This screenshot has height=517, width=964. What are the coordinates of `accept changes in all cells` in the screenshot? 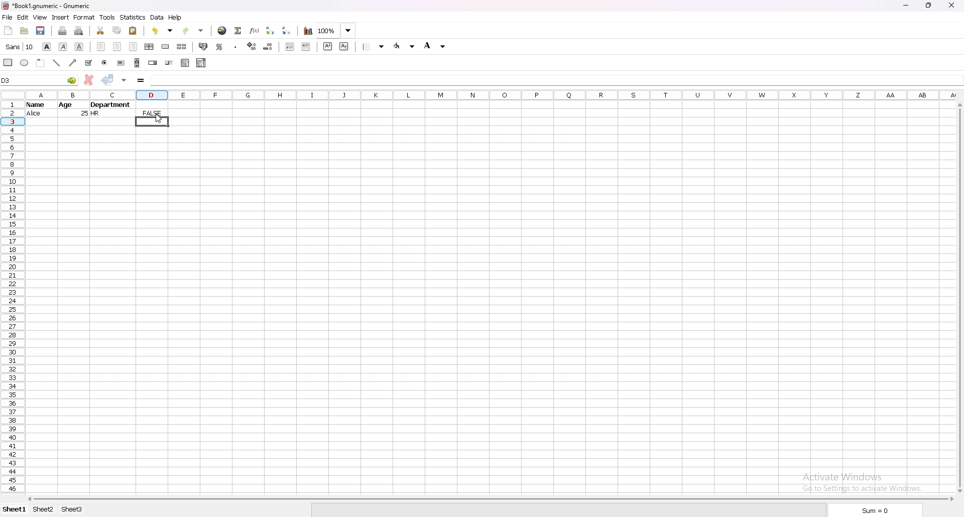 It's located at (125, 81).